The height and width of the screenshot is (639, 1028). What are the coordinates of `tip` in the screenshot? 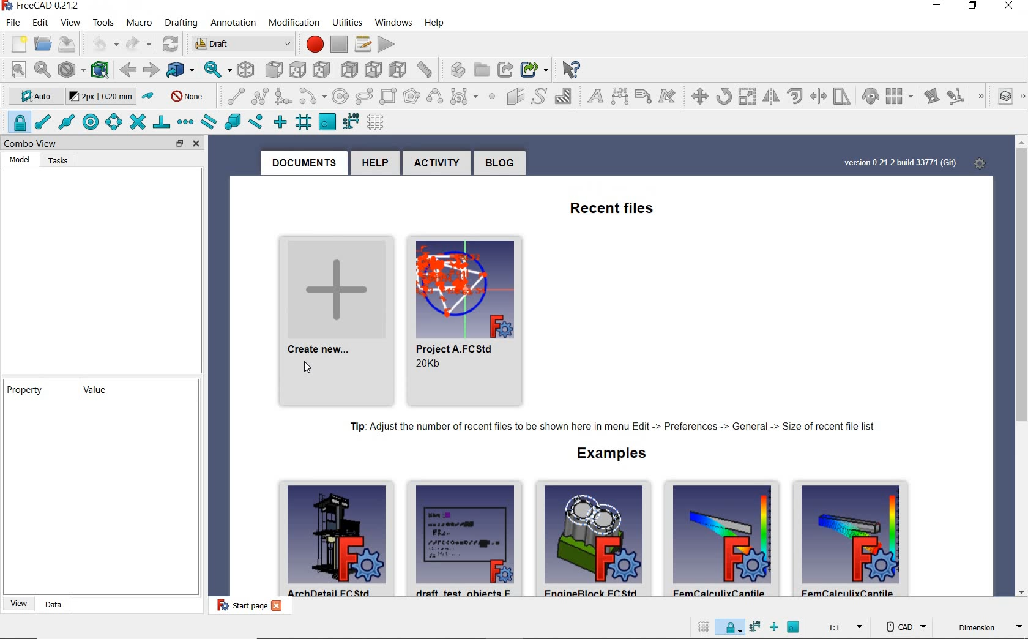 It's located at (614, 425).